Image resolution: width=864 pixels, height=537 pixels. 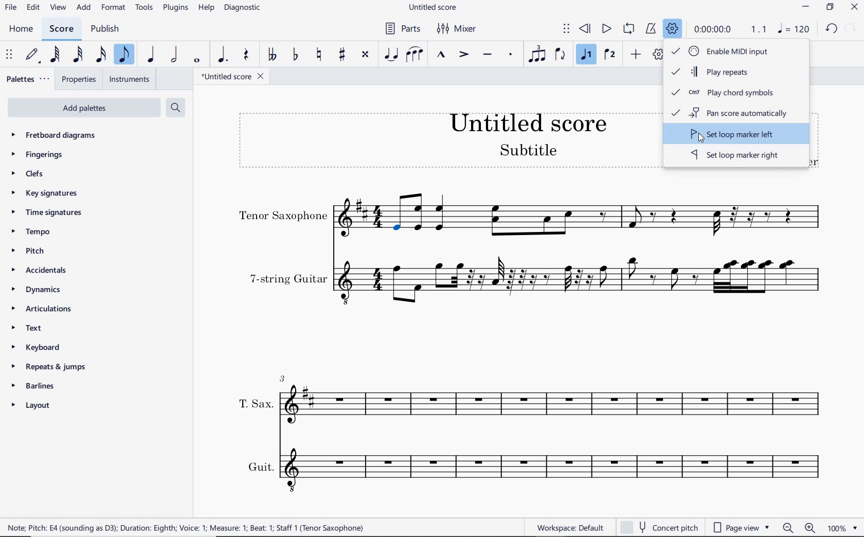 What do you see at coordinates (434, 138) in the screenshot?
I see `TITLE` at bounding box center [434, 138].